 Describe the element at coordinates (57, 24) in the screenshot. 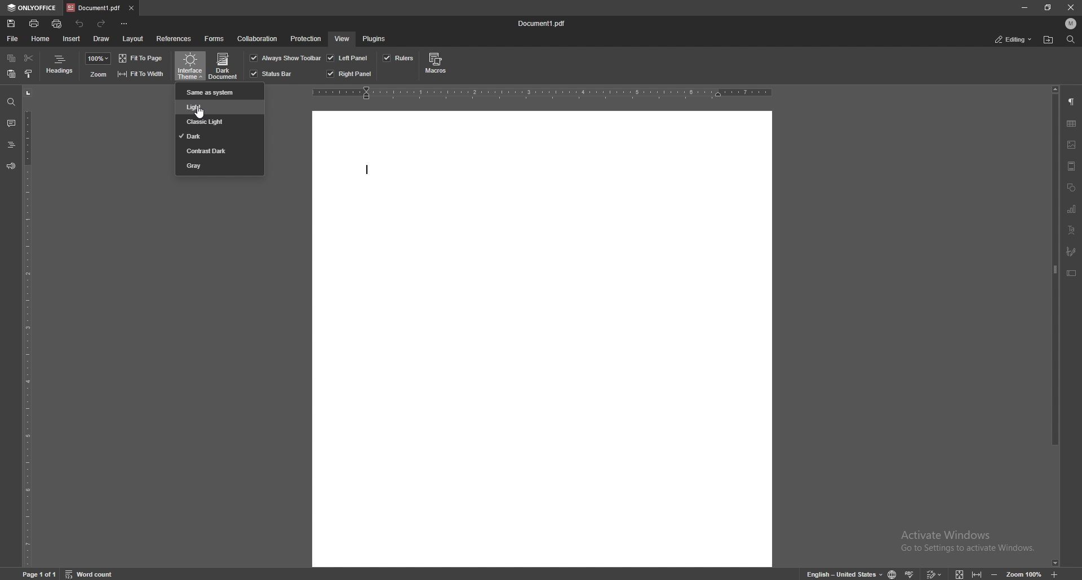

I see `quick print` at that location.